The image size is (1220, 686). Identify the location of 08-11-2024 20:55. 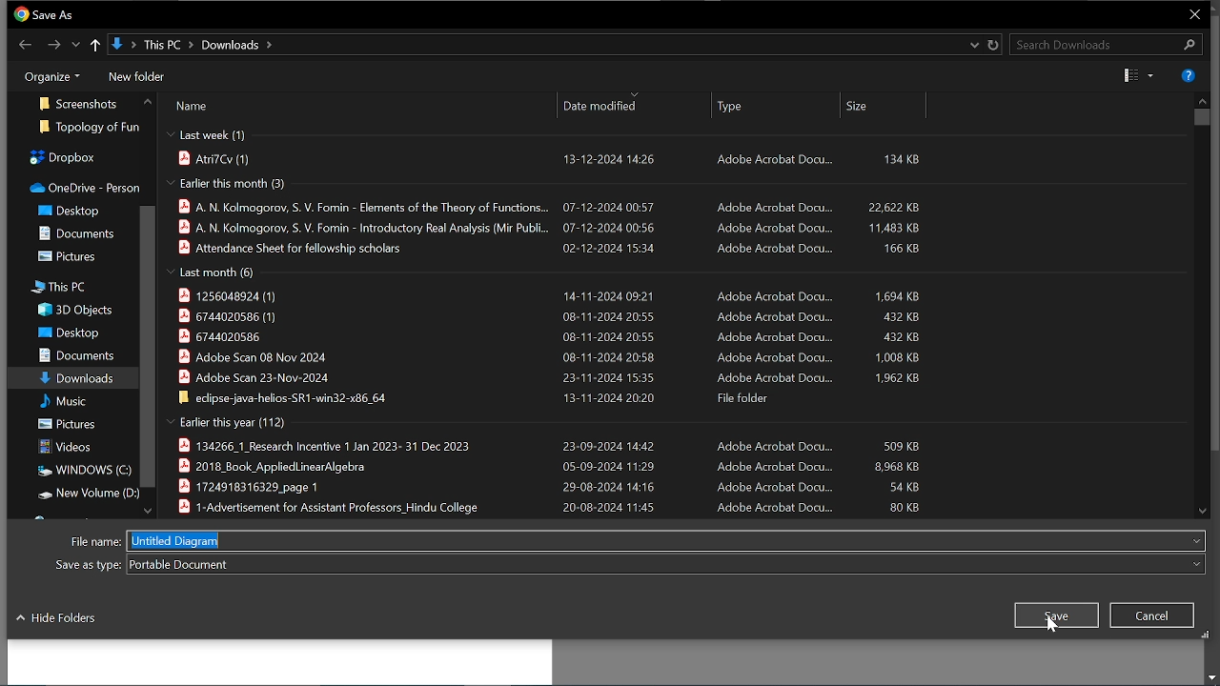
(606, 316).